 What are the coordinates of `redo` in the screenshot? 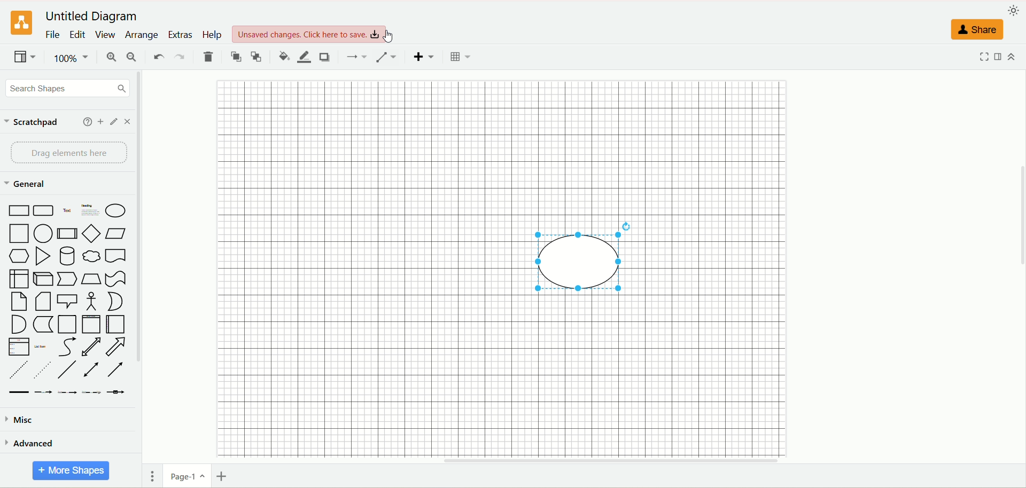 It's located at (181, 56).